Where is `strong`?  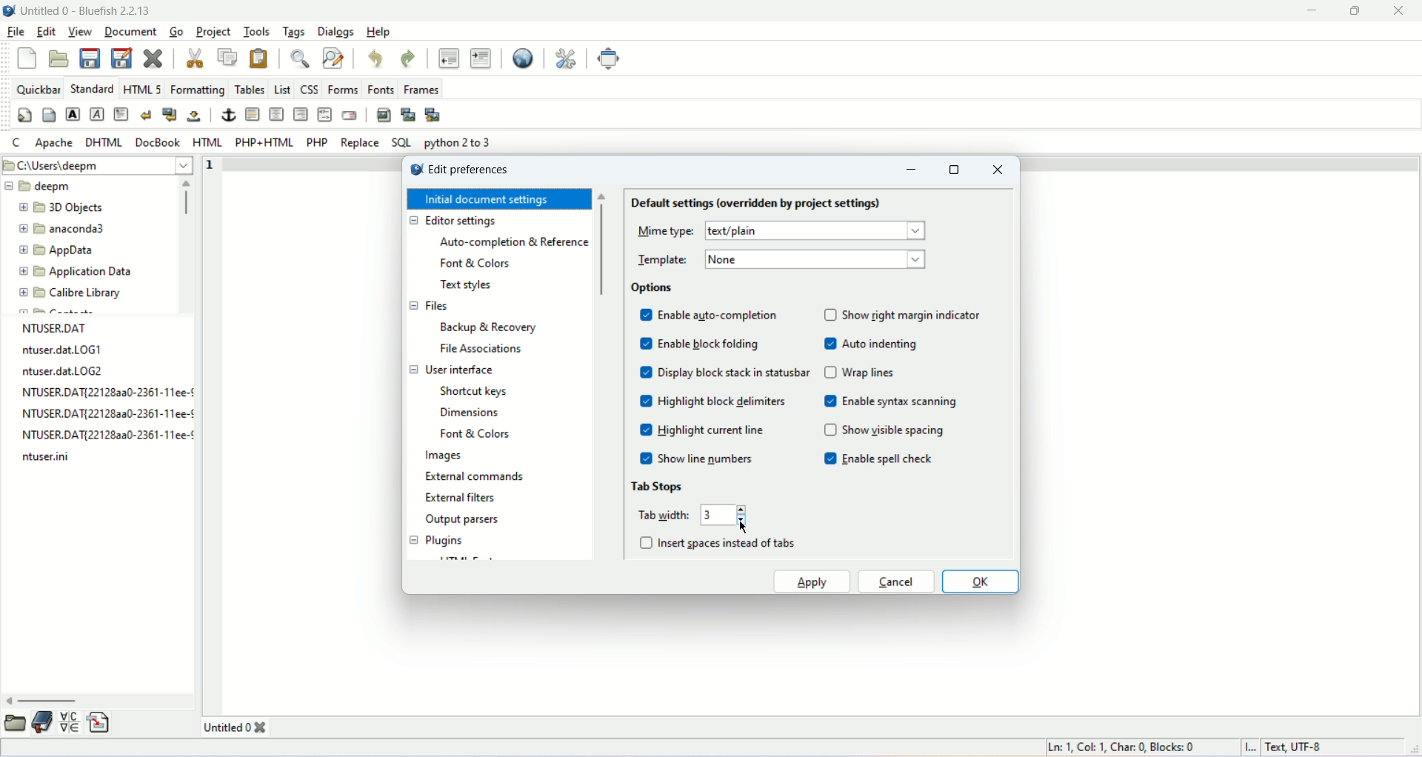 strong is located at coordinates (72, 114).